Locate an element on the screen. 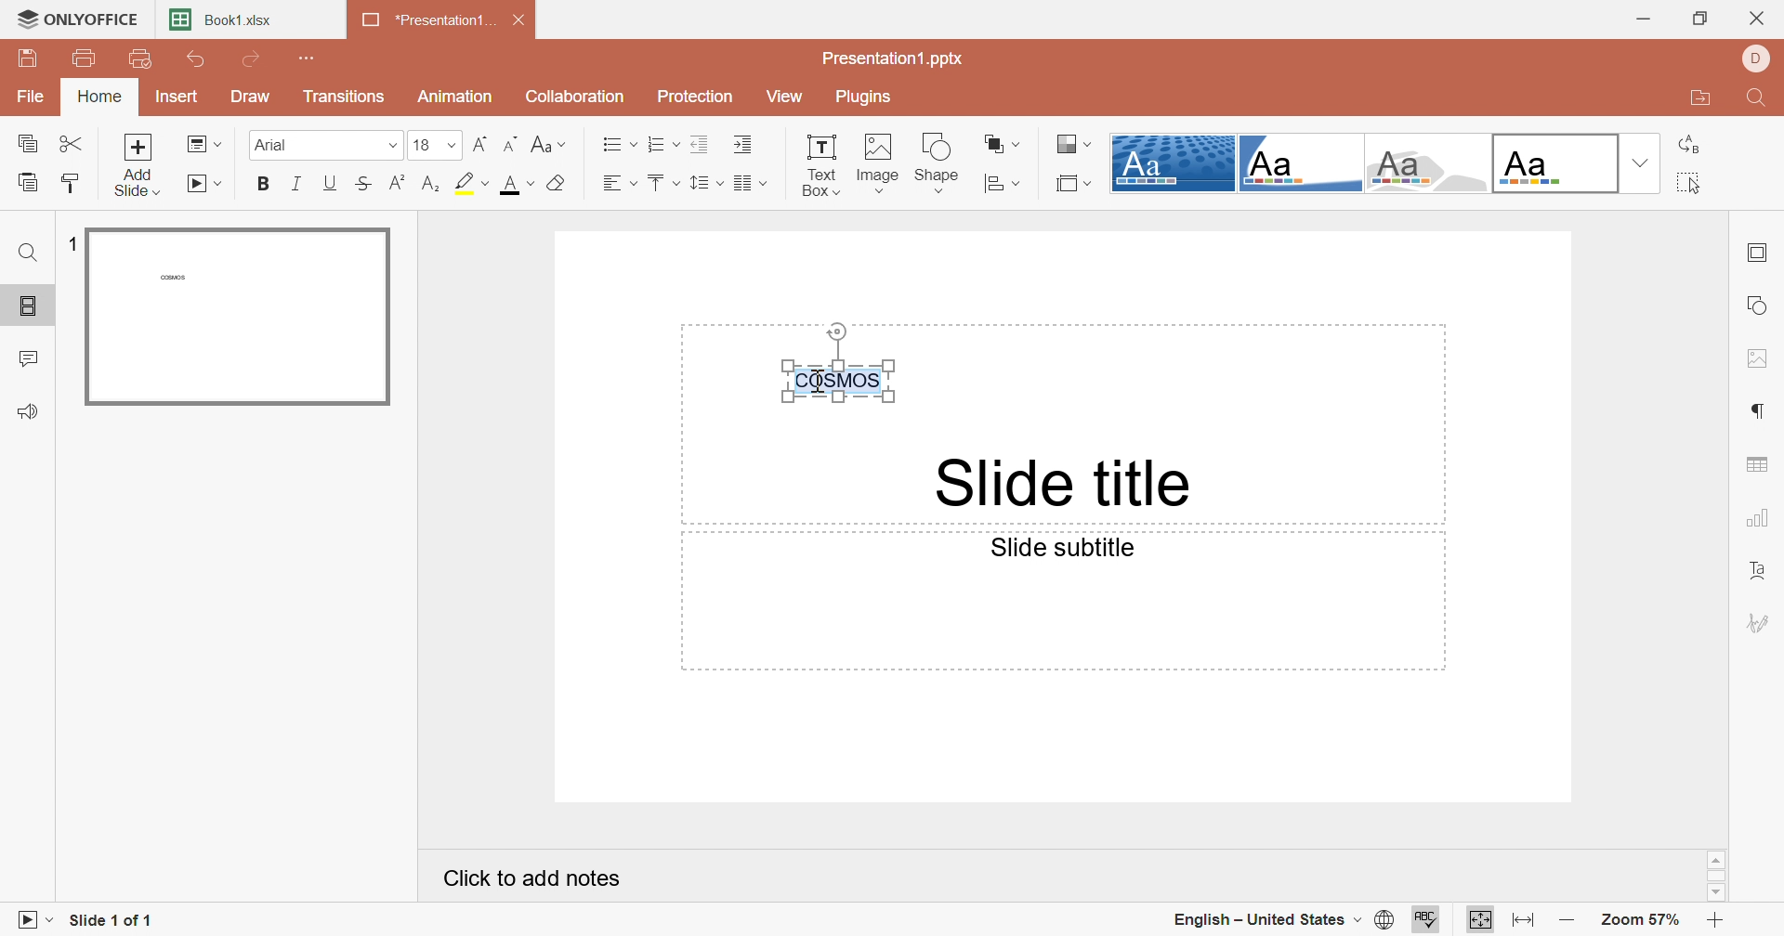 This screenshot has height=936, width=1784. Side title is located at coordinates (1054, 479).